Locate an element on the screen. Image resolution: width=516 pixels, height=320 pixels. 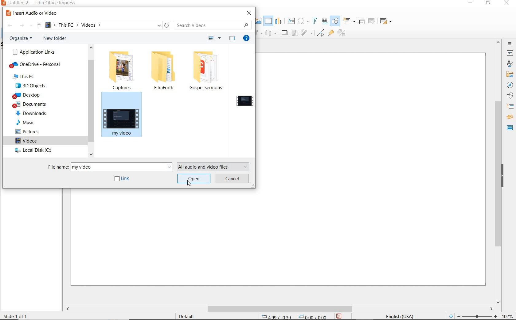
Gospel sermons folder is located at coordinates (209, 71).